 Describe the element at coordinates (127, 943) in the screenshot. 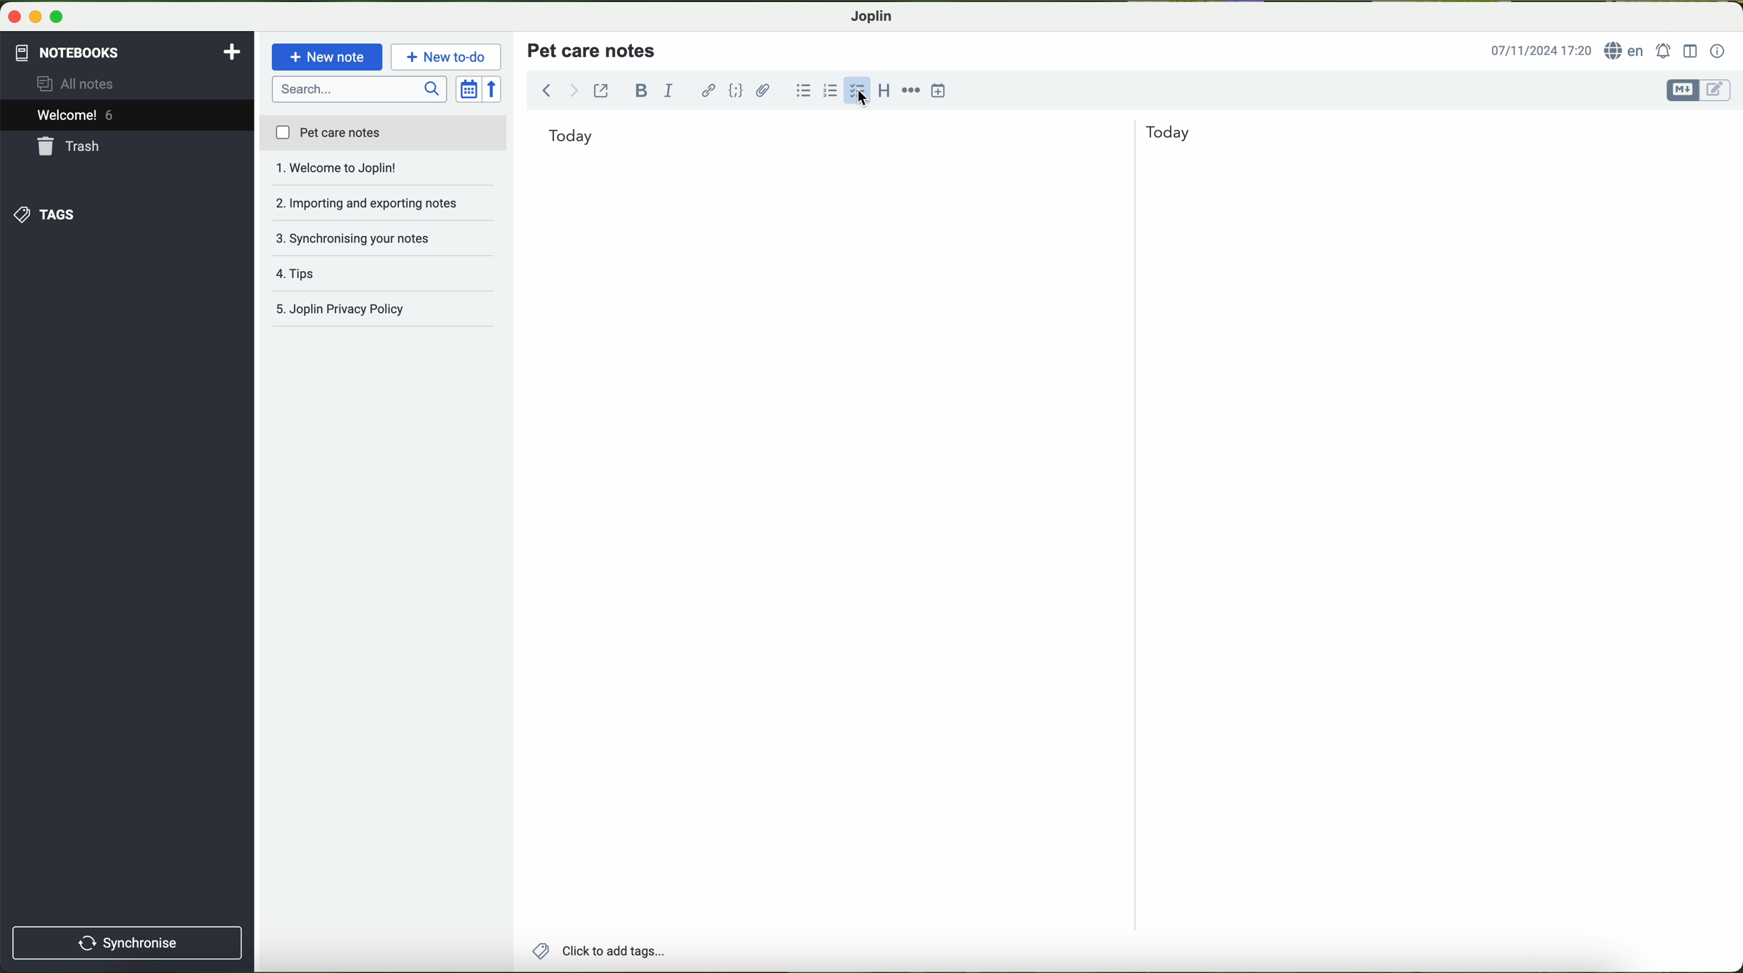

I see `synchronise button` at that location.